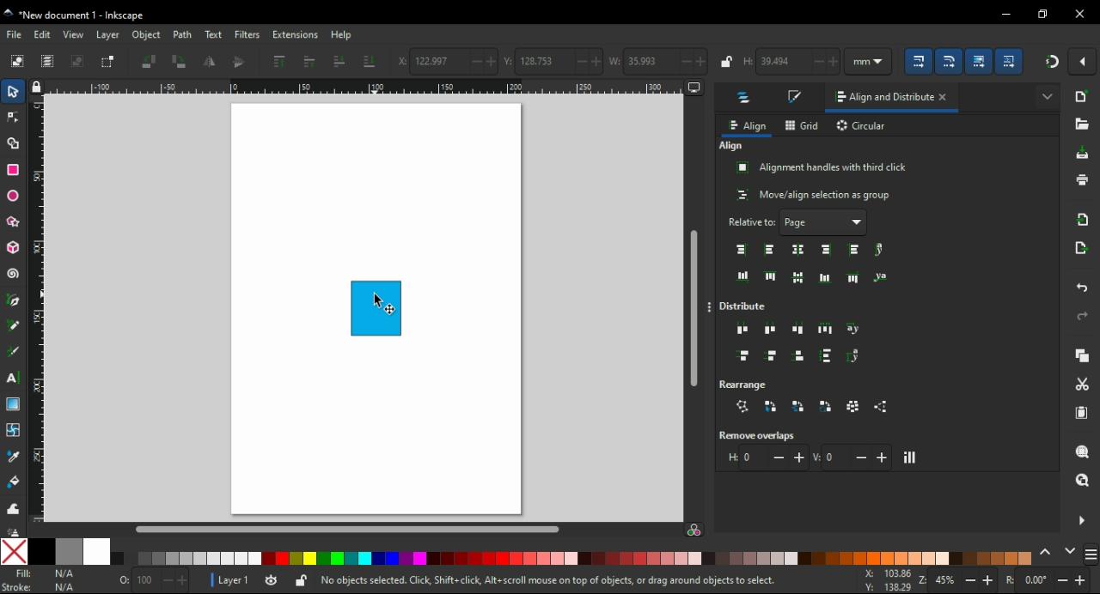 The width and height of the screenshot is (1100, 594). What do you see at coordinates (1011, 62) in the screenshot?
I see `move patterns along with the objects` at bounding box center [1011, 62].